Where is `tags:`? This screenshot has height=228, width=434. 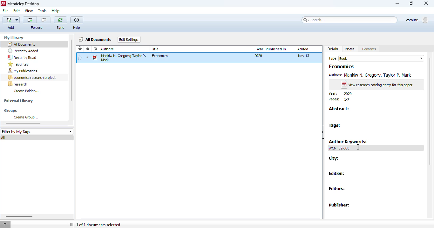
tags: is located at coordinates (335, 125).